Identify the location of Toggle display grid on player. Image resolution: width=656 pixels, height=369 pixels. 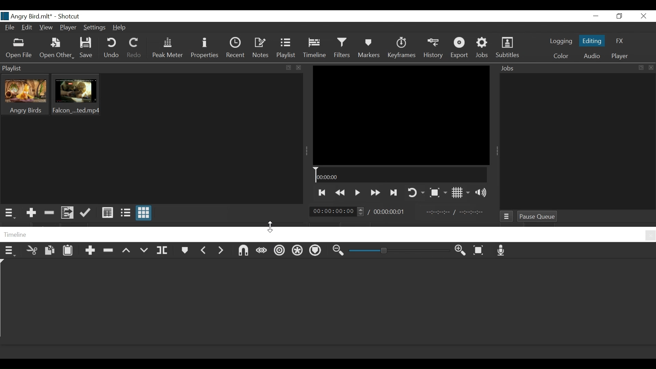
(462, 193).